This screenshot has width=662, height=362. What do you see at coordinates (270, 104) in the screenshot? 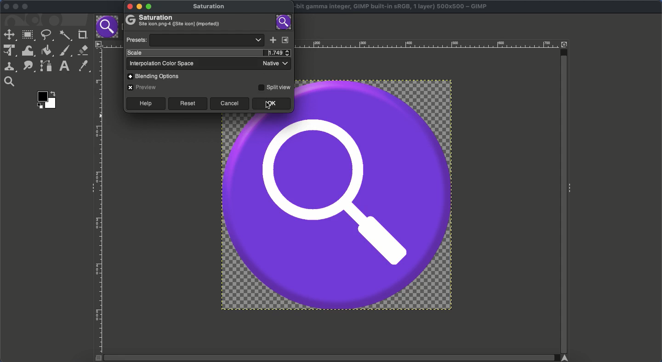
I see `Ok` at bounding box center [270, 104].